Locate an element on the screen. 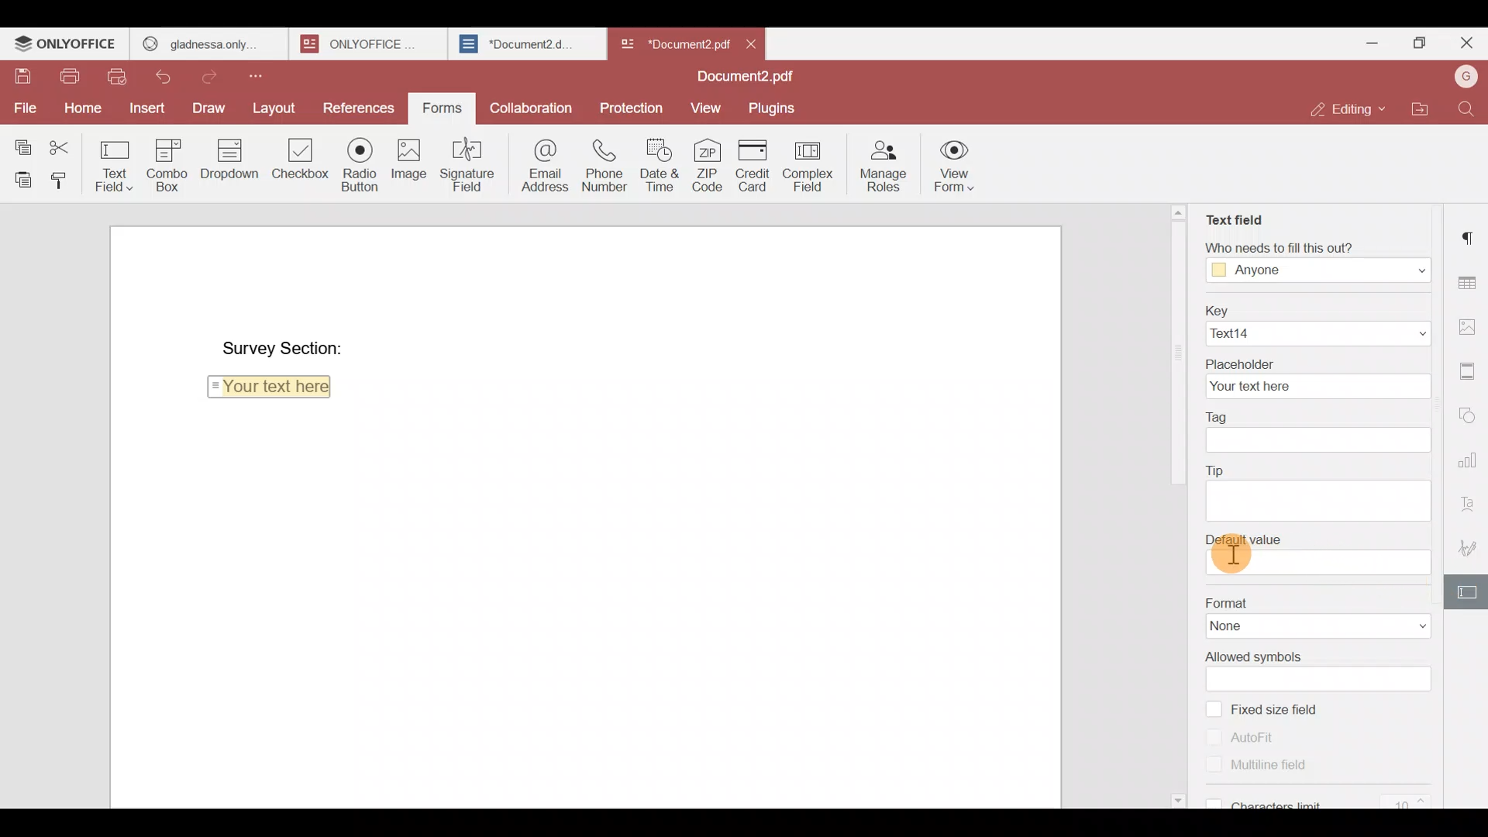 This screenshot has height=837, width=1488. GLADNESS ONLY is located at coordinates (204, 40).